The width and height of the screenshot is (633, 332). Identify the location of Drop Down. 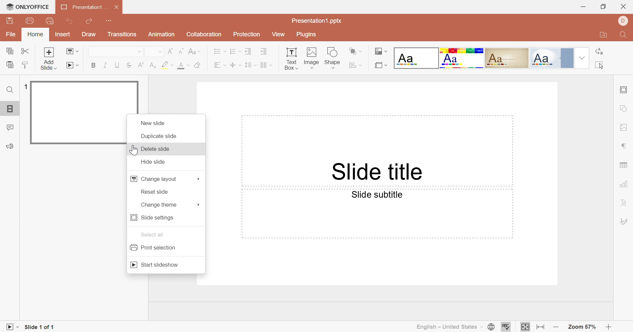
(582, 58).